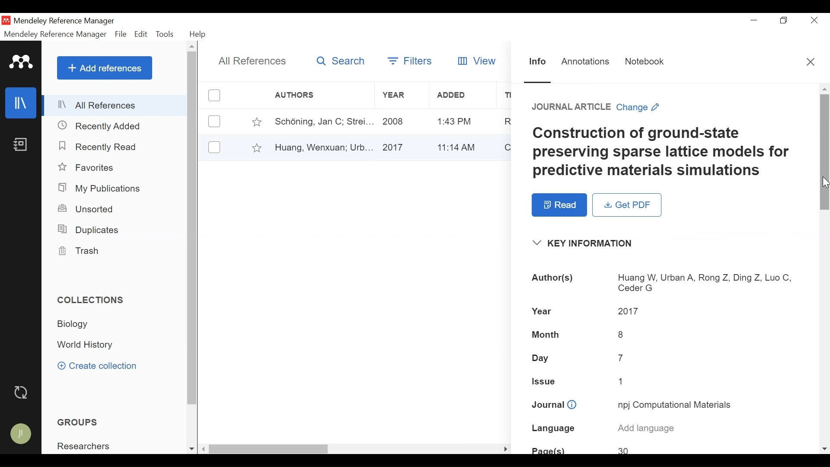  Describe the element at coordinates (664, 334) in the screenshot. I see `Month` at that location.